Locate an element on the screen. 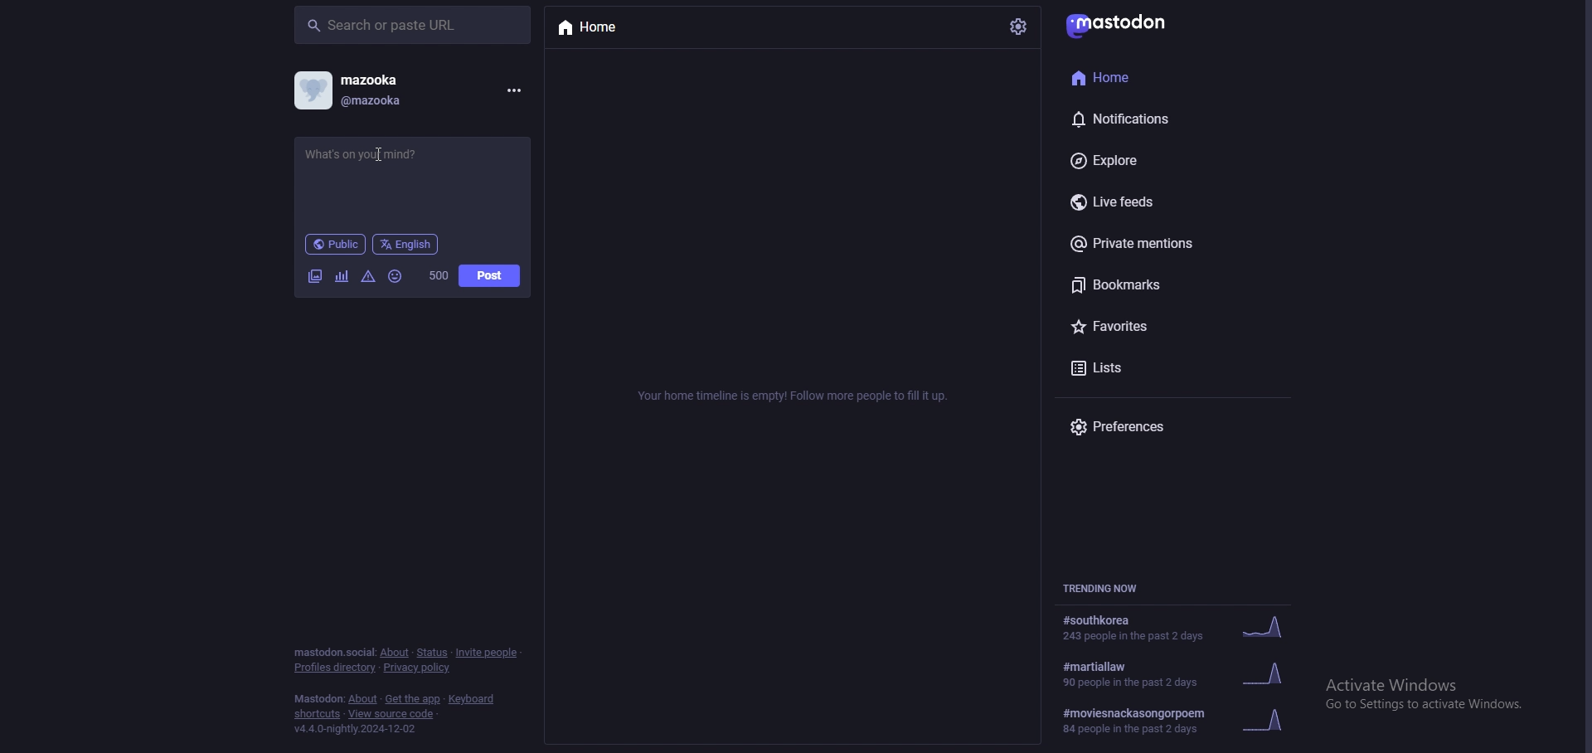 This screenshot has width=1592, height=753. mazooka is located at coordinates (394, 77).